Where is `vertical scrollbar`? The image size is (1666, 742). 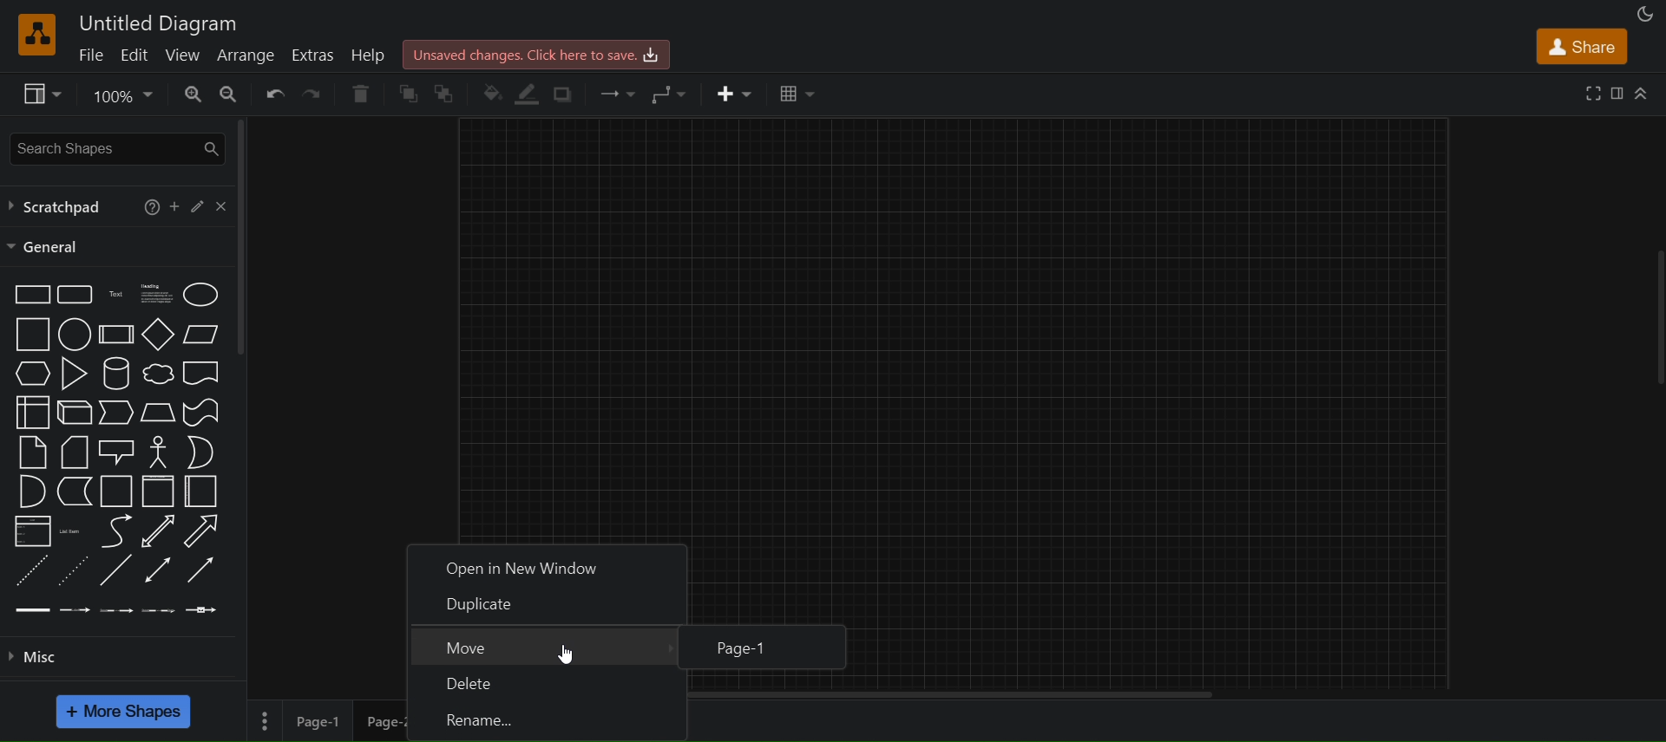 vertical scrollbar is located at coordinates (1659, 308).